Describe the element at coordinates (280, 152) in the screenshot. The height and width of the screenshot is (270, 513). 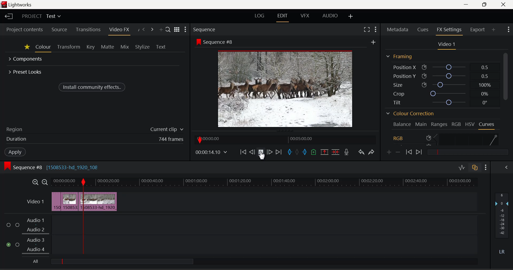
I see `To End` at that location.